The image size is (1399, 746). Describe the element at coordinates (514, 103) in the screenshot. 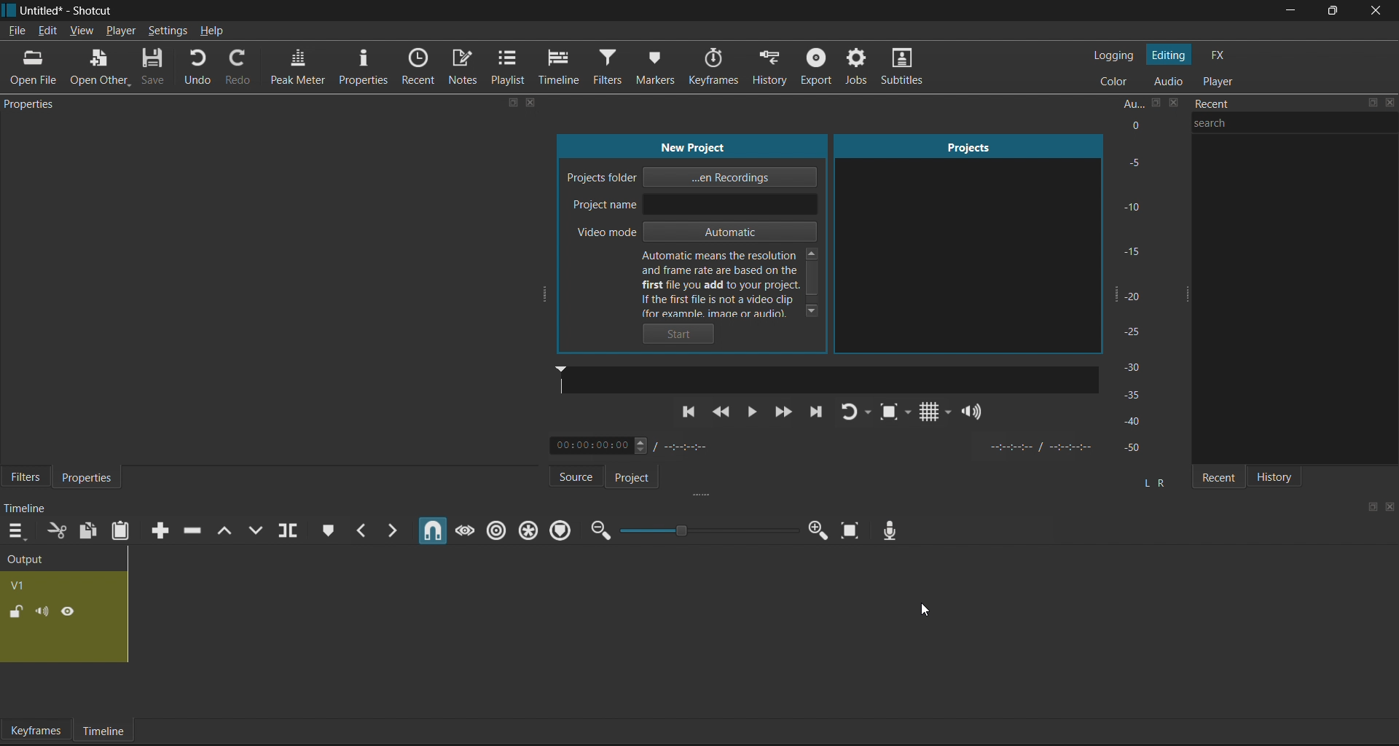

I see `maximize` at that location.